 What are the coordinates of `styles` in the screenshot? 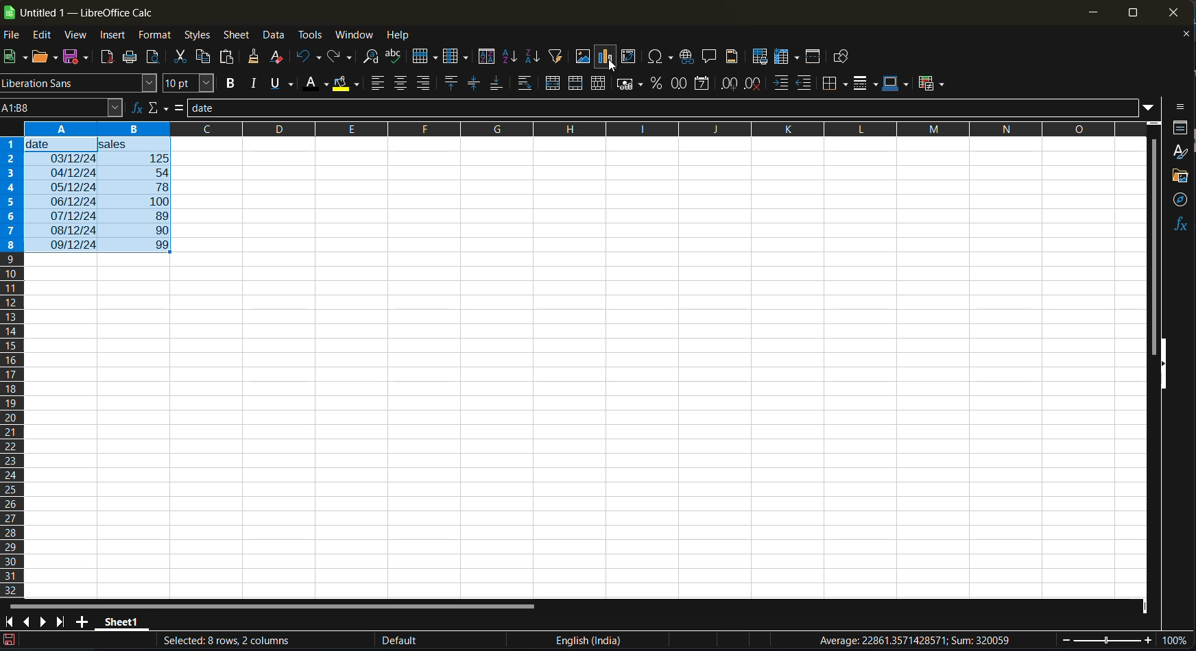 It's located at (1180, 152).